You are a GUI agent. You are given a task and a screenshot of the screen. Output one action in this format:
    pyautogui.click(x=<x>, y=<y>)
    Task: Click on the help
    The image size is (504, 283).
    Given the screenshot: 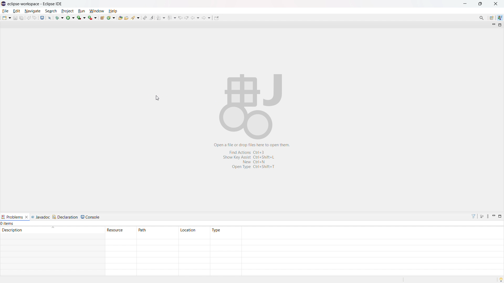 What is the action you would take?
    pyautogui.click(x=113, y=11)
    